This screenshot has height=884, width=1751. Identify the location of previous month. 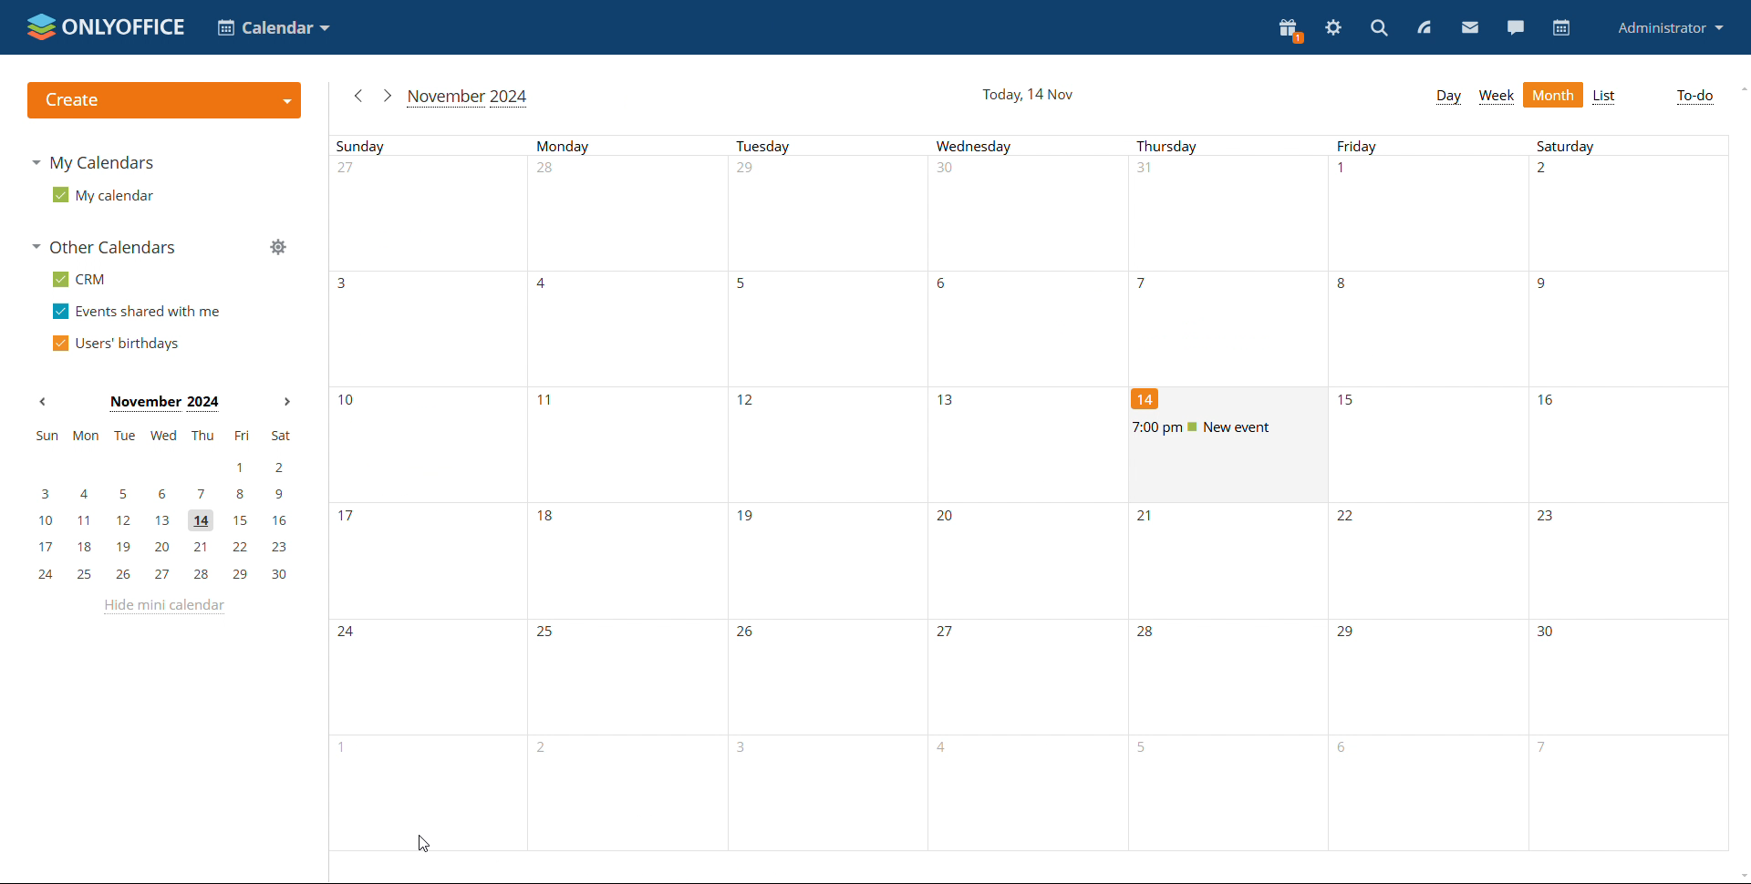
(40, 400).